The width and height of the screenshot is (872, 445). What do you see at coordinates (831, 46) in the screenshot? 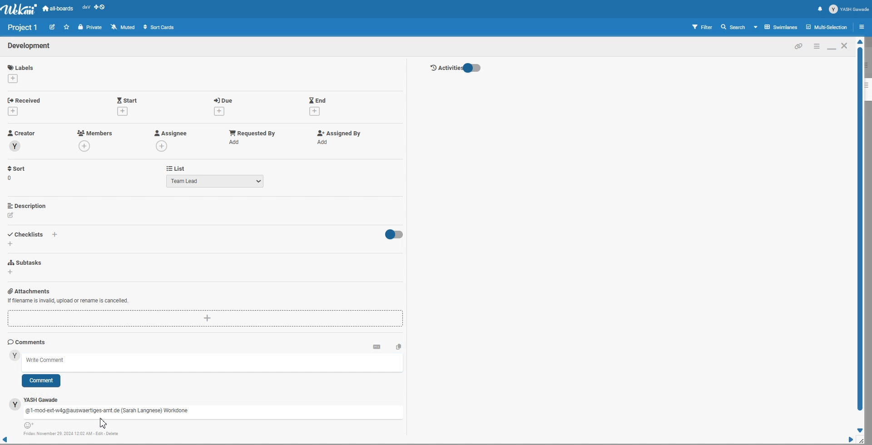
I see `Maximize` at bounding box center [831, 46].